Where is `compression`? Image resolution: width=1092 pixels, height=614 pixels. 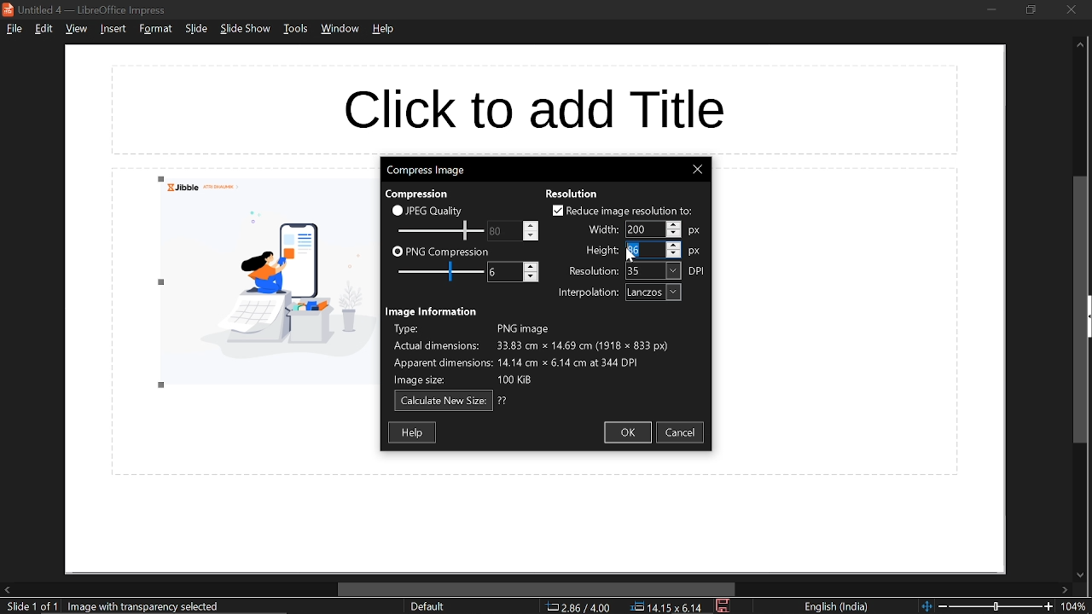
compression is located at coordinates (415, 194).